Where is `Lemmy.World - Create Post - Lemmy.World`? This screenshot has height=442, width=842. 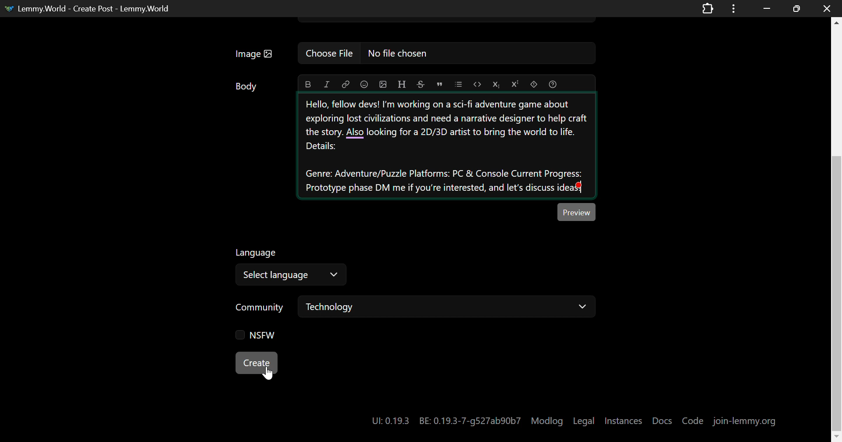 Lemmy.World - Create Post - Lemmy.World is located at coordinates (94, 8).